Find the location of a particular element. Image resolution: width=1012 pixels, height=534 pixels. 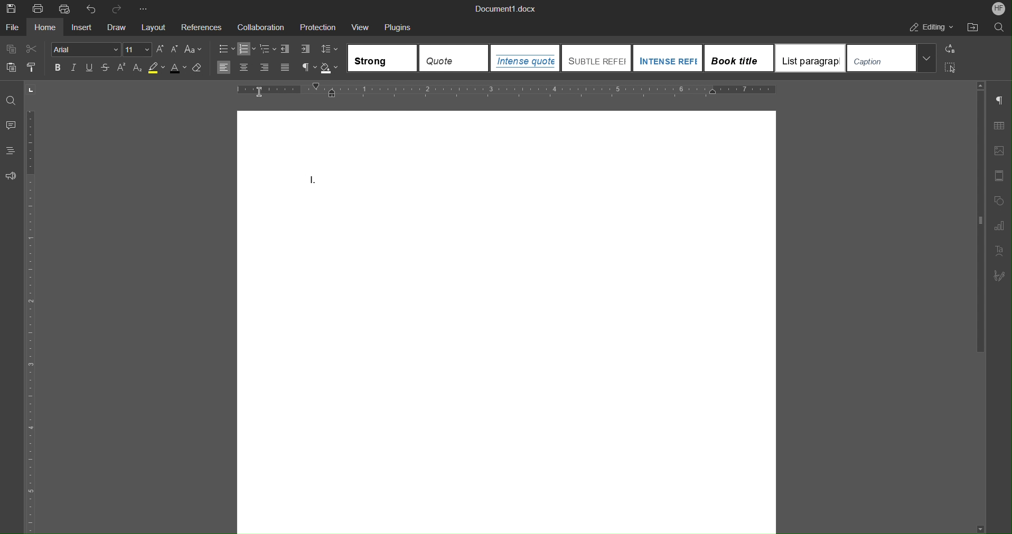

Right Align is located at coordinates (265, 68).